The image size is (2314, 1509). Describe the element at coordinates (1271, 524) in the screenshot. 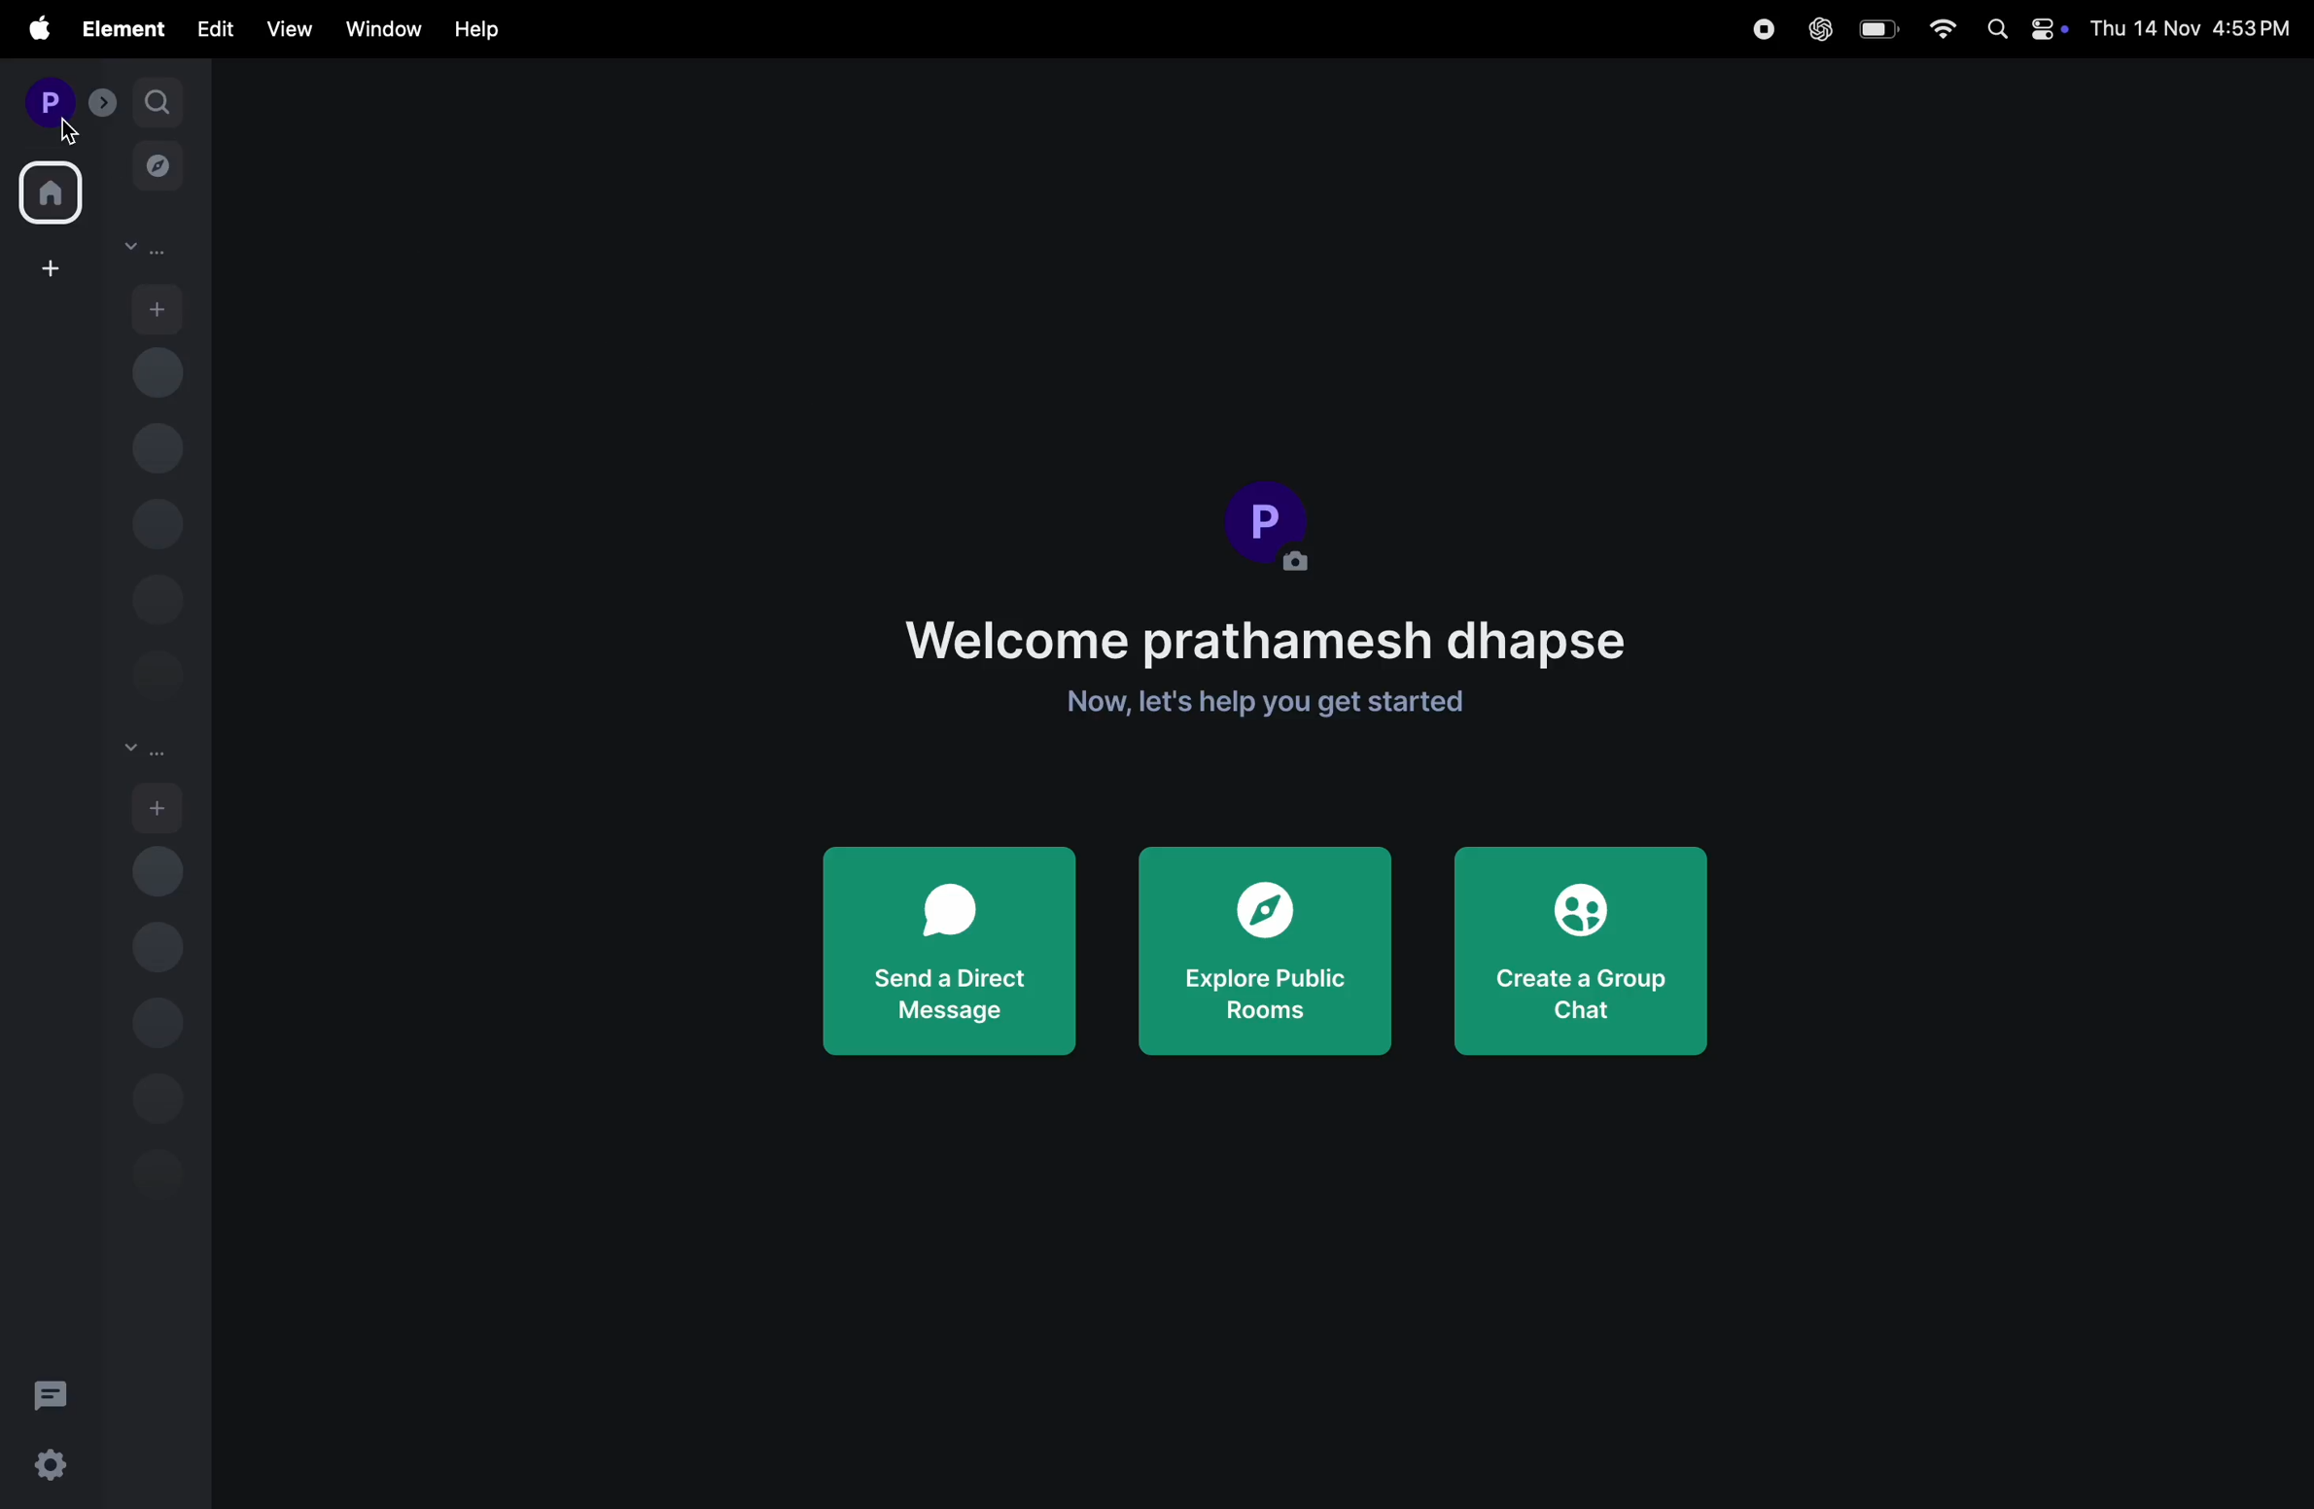

I see `display pic` at that location.